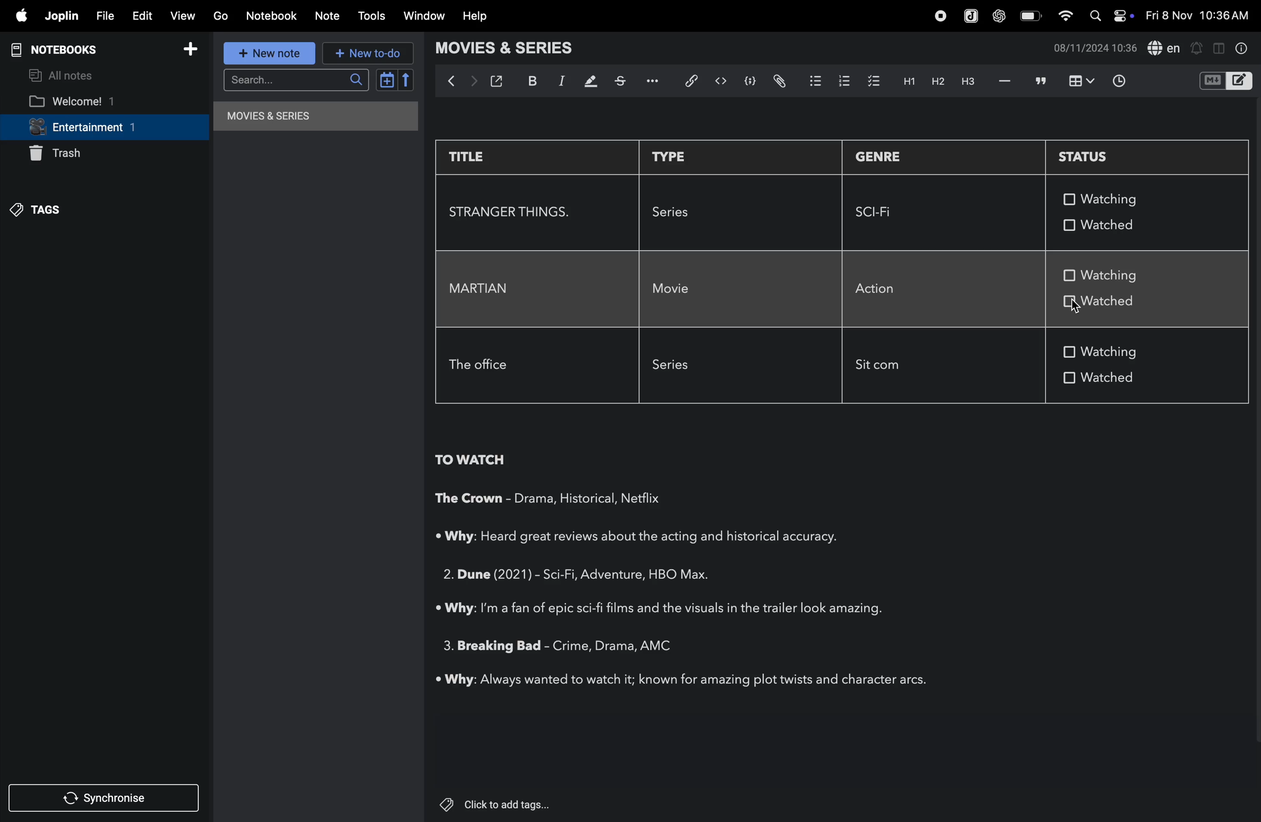 This screenshot has width=1261, height=822. I want to click on time, so click(1121, 81).